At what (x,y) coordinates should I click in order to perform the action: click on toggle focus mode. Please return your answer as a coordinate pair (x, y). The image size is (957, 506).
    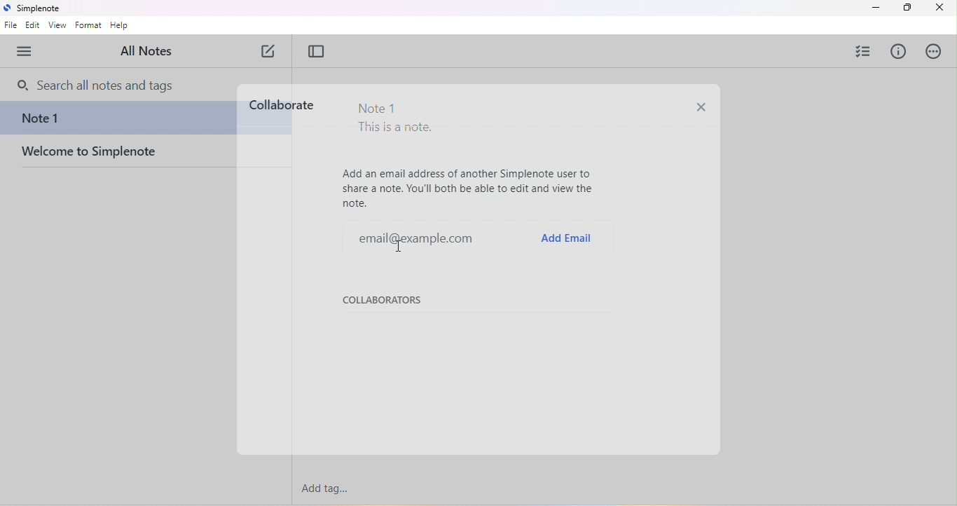
    Looking at the image, I should click on (317, 52).